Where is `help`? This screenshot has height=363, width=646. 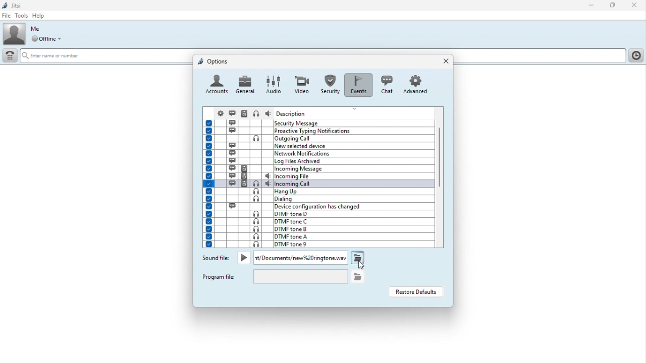 help is located at coordinates (40, 16).